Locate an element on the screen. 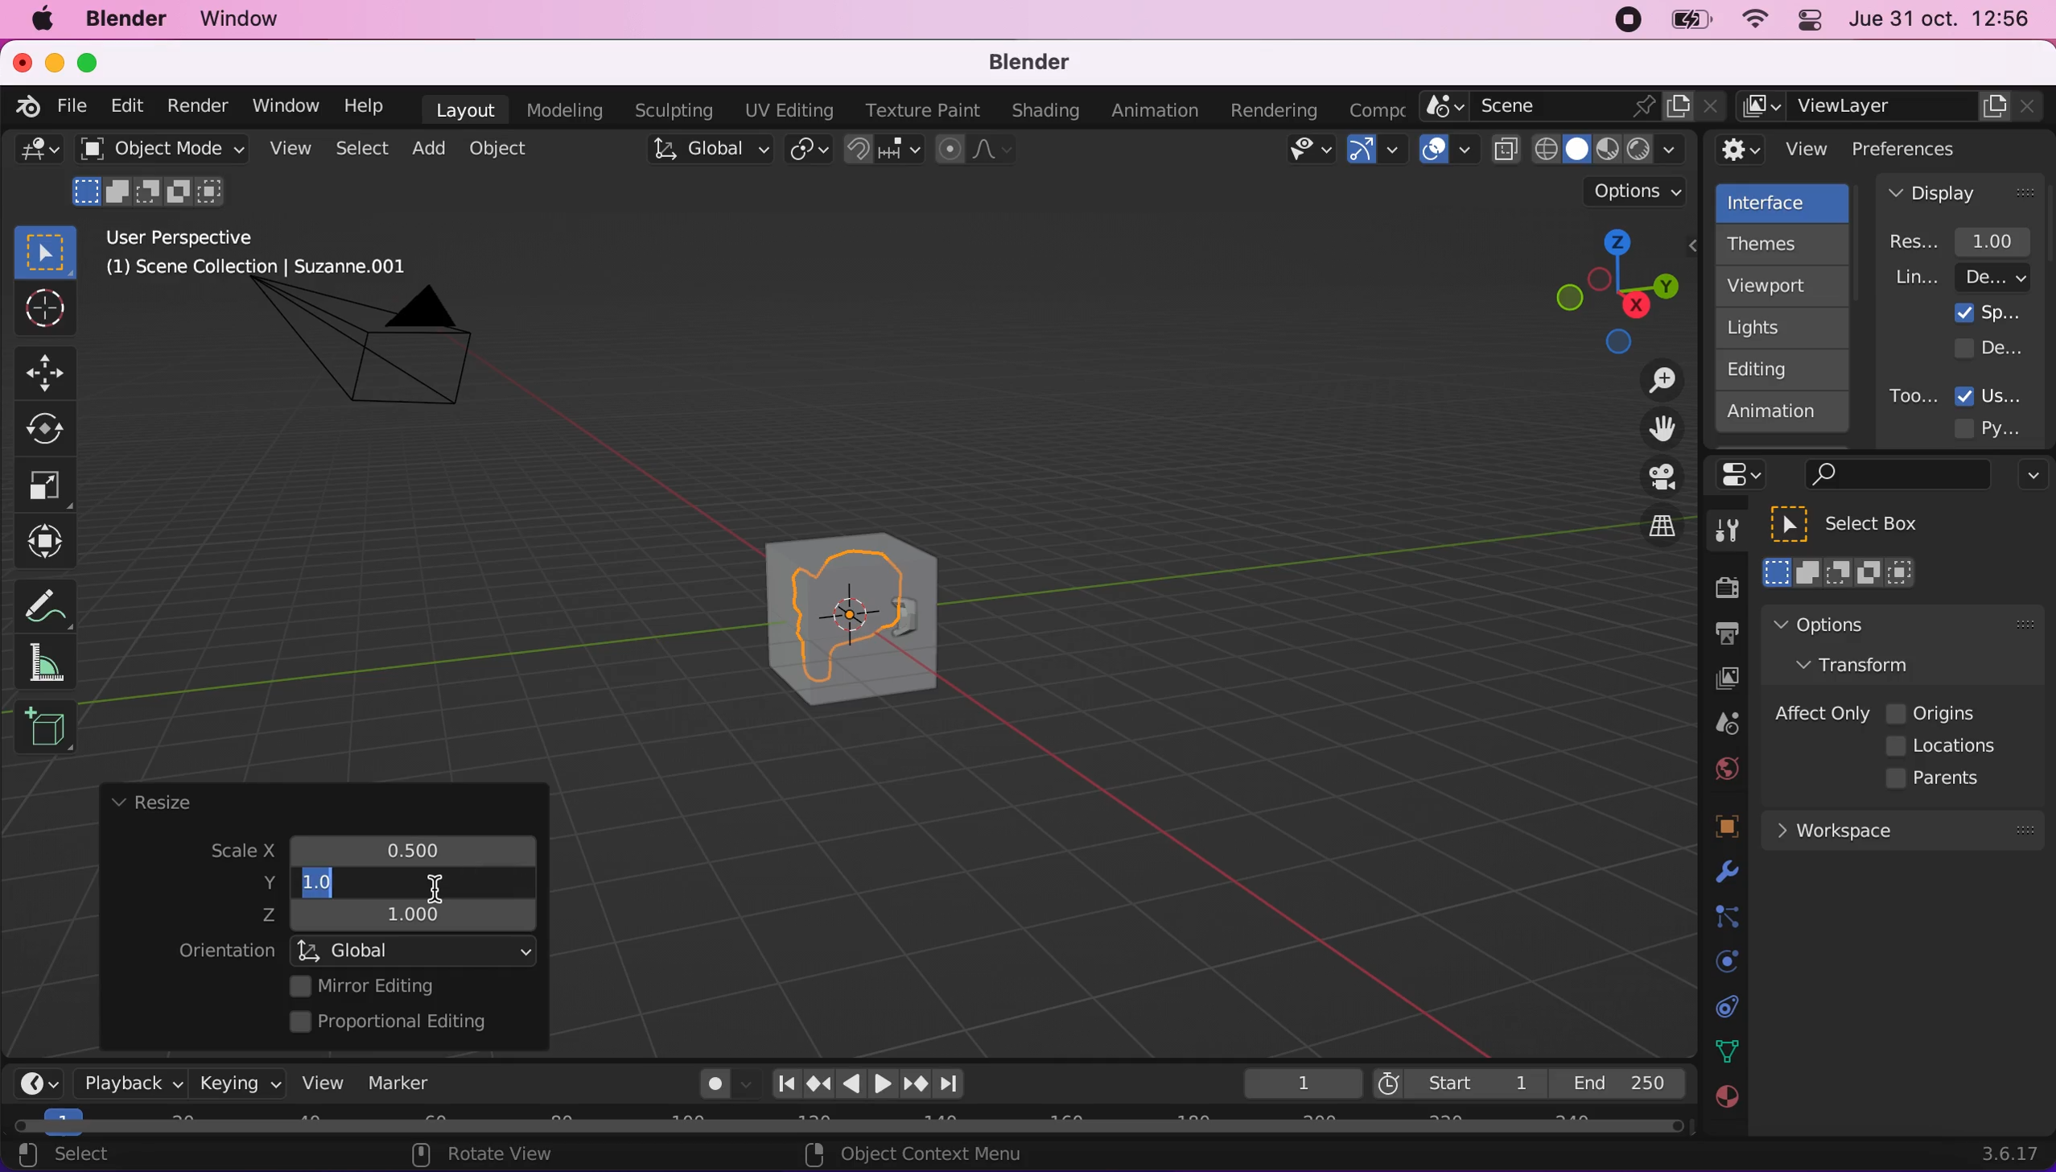 The image size is (2056, 1172). collection is located at coordinates (1723, 1007).